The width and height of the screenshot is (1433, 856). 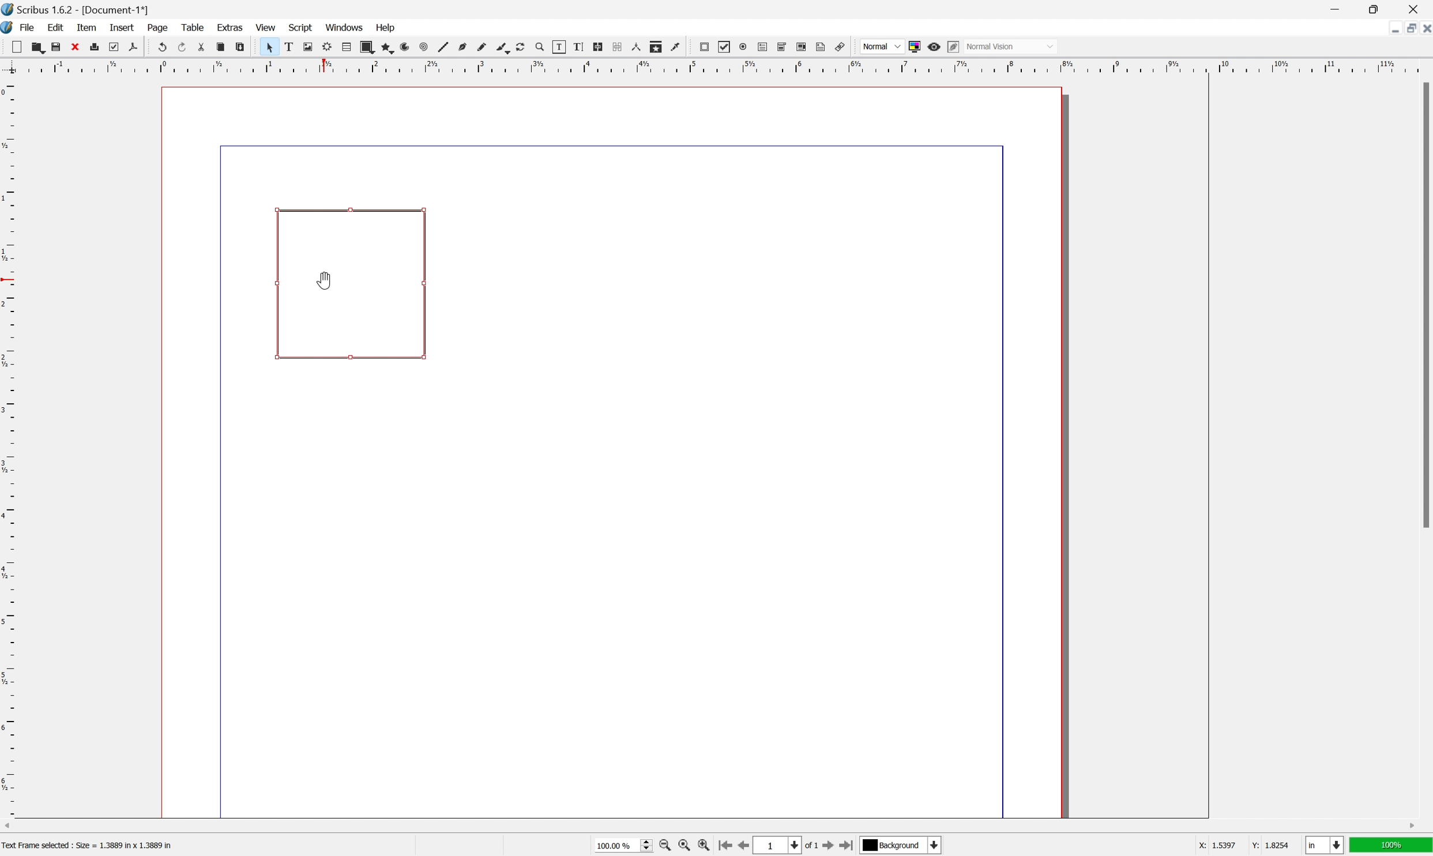 I want to click on text box, so click(x=352, y=285).